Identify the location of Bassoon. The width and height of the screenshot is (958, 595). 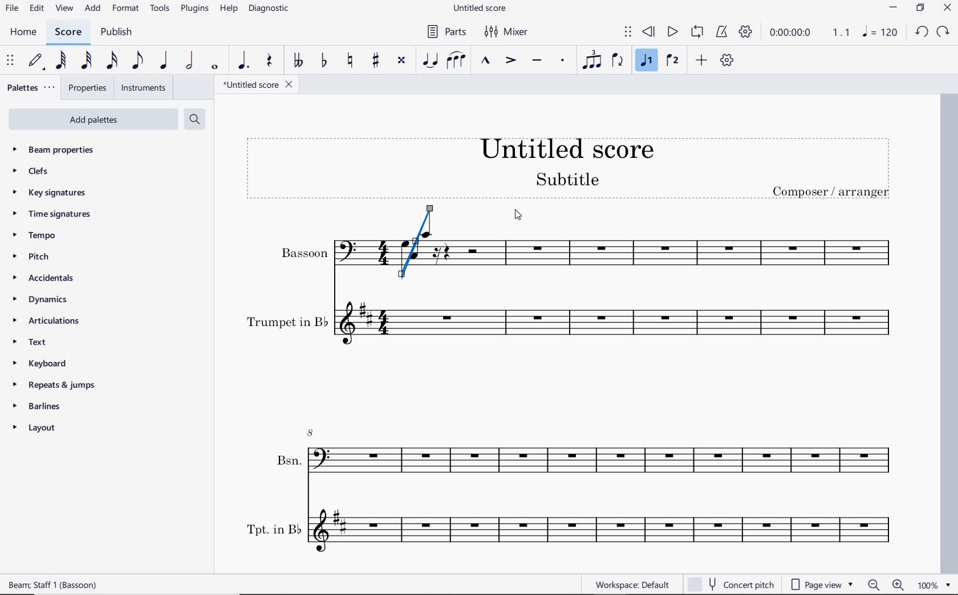
(683, 248).